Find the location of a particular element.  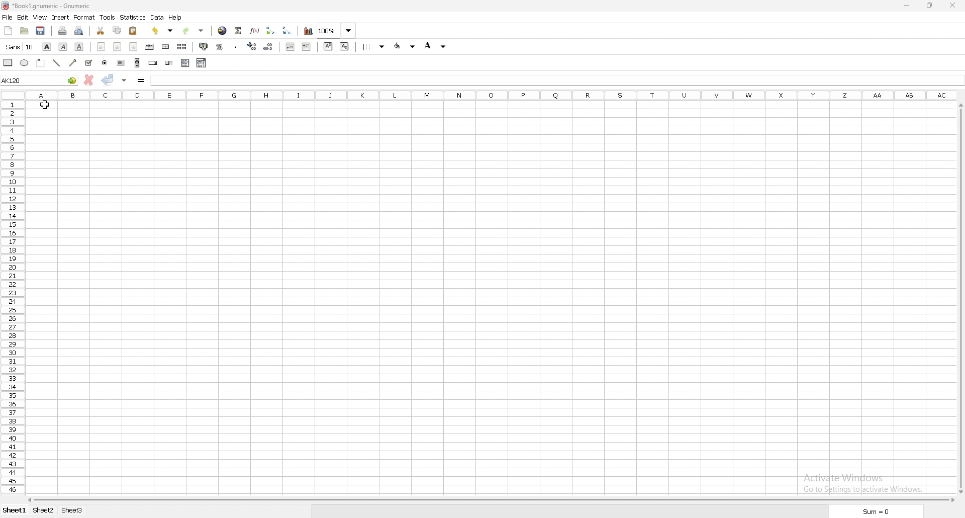

resize is located at coordinates (929, 6).